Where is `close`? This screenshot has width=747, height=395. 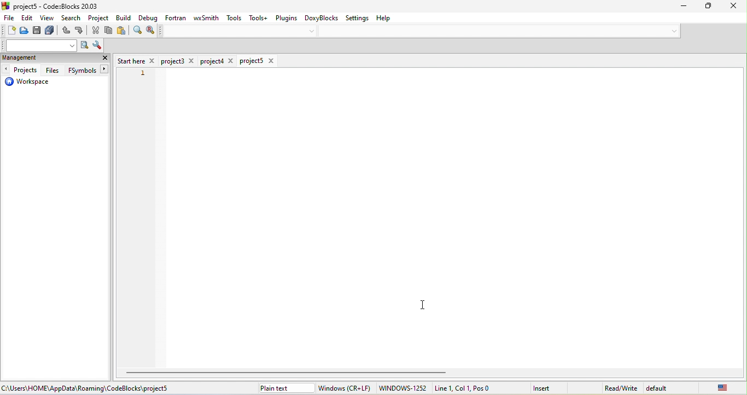
close is located at coordinates (729, 5).